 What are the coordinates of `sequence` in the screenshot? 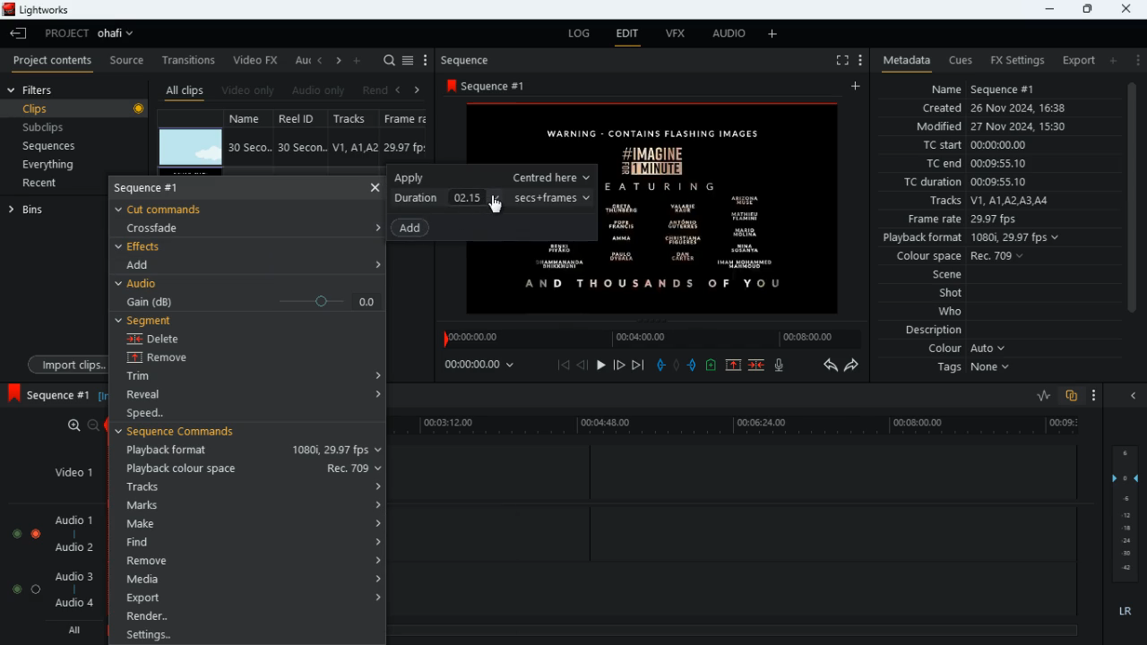 It's located at (162, 189).